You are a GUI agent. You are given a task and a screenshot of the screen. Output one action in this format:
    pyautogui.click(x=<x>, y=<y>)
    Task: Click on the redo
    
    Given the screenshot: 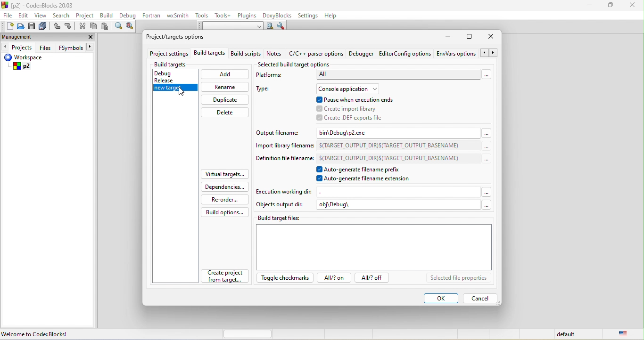 What is the action you would take?
    pyautogui.click(x=69, y=27)
    